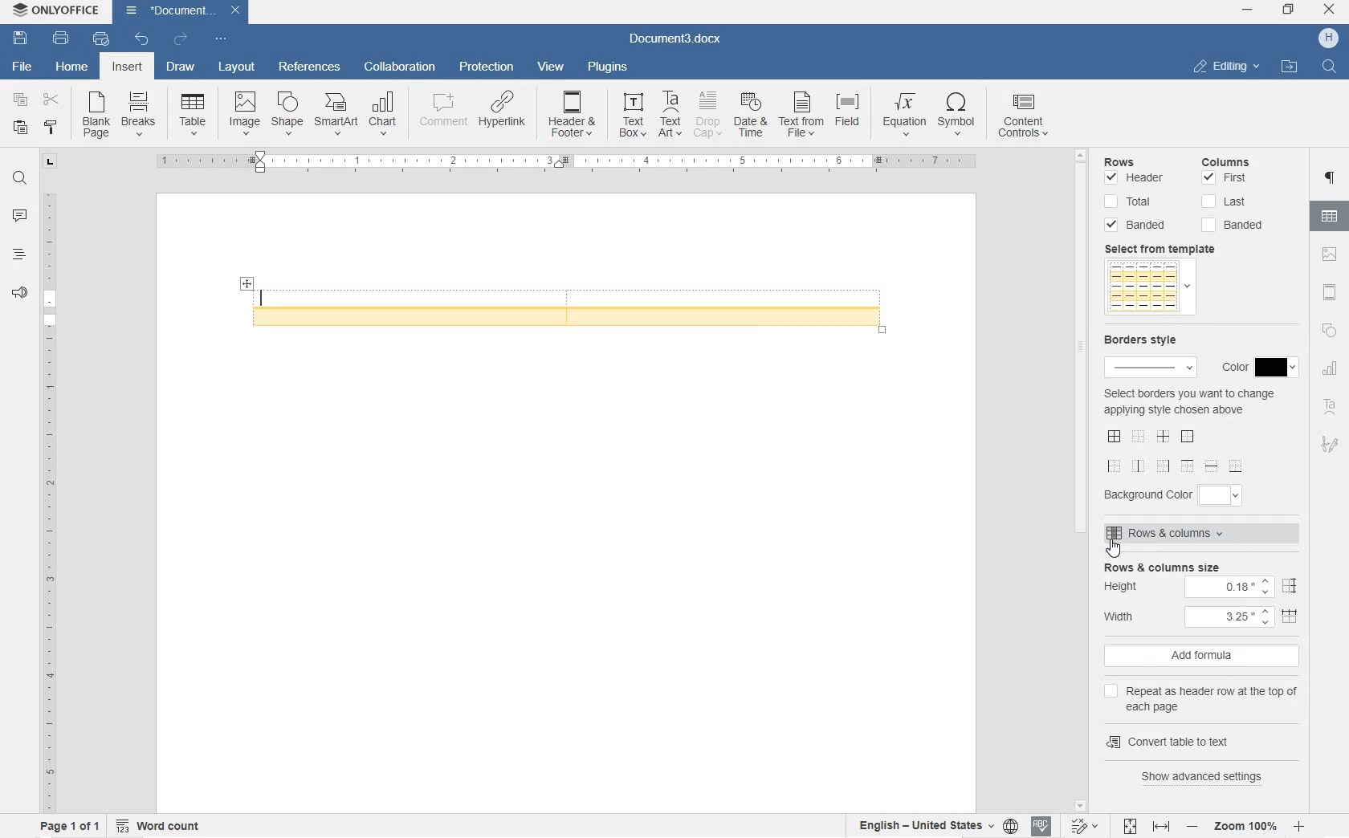 The image size is (1349, 838). Describe the element at coordinates (62, 38) in the screenshot. I see `PRINT` at that location.